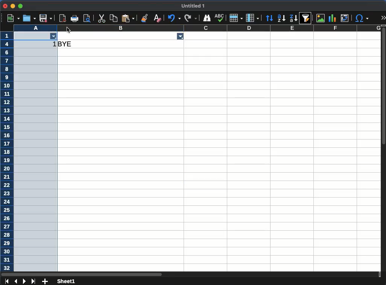 The image size is (386, 285). Describe the element at coordinates (252, 18) in the screenshot. I see `column` at that location.